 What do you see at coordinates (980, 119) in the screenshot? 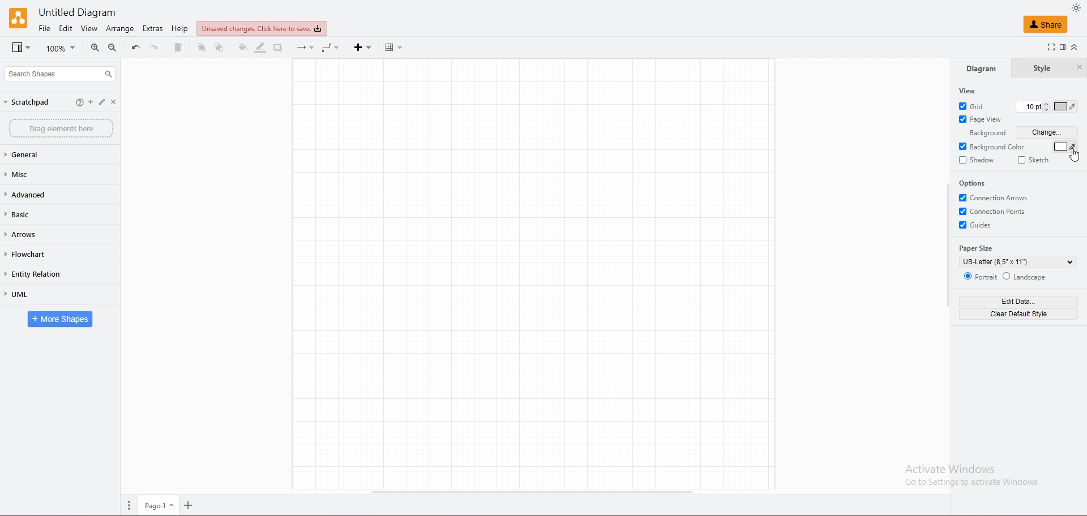
I see `page view` at bounding box center [980, 119].